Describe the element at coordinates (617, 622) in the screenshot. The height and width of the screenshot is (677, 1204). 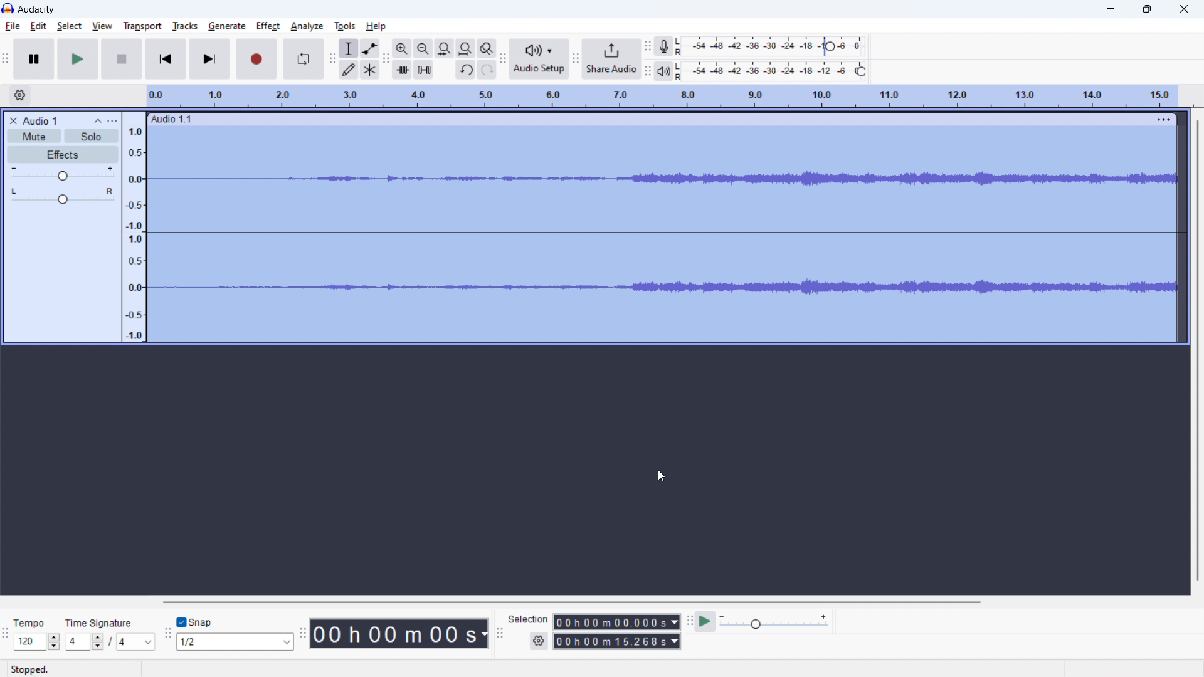
I see `start time` at that location.